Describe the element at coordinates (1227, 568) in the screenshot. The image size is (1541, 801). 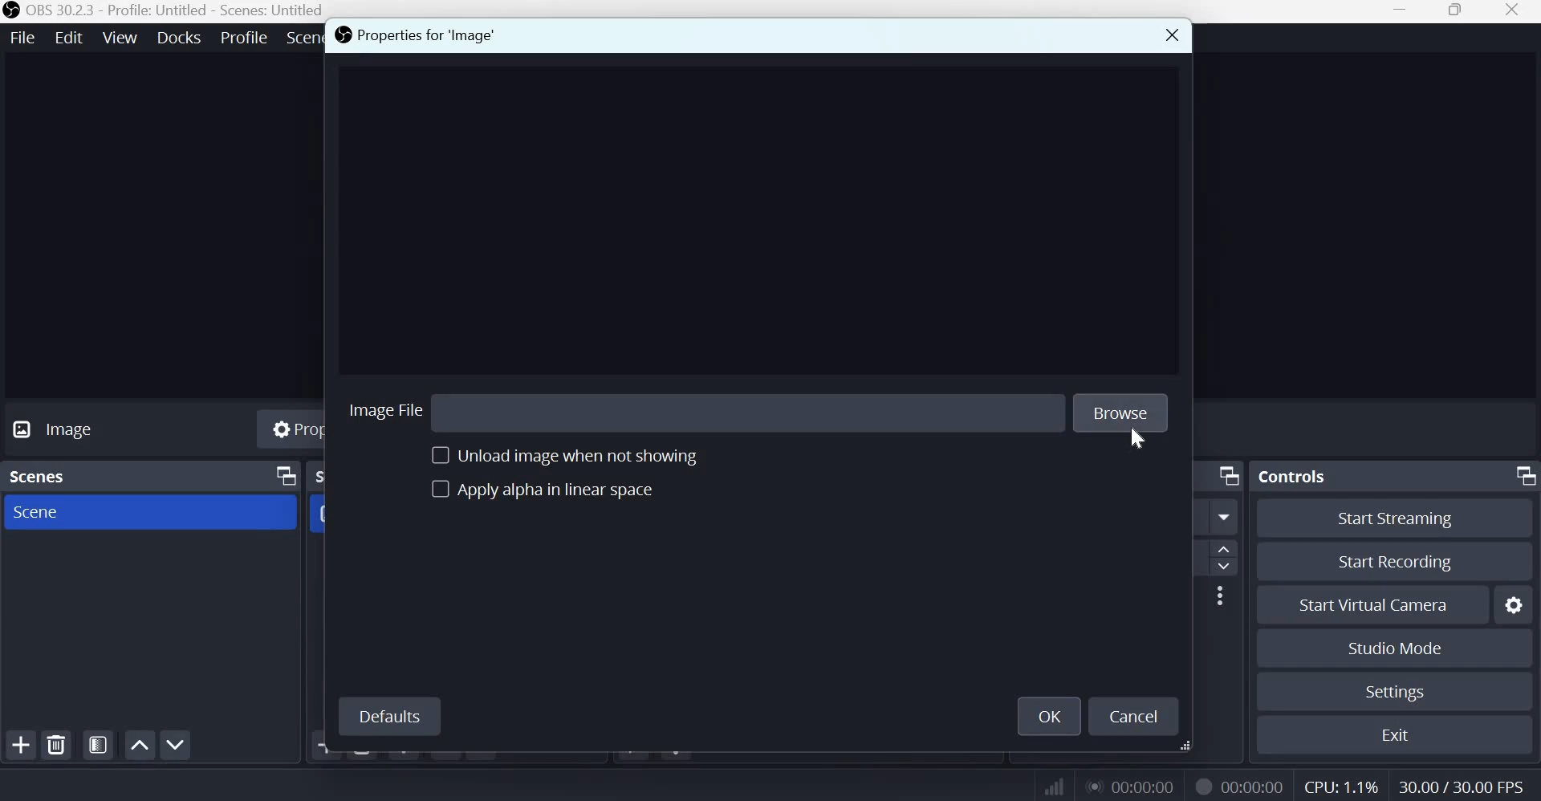
I see `Decrease` at that location.